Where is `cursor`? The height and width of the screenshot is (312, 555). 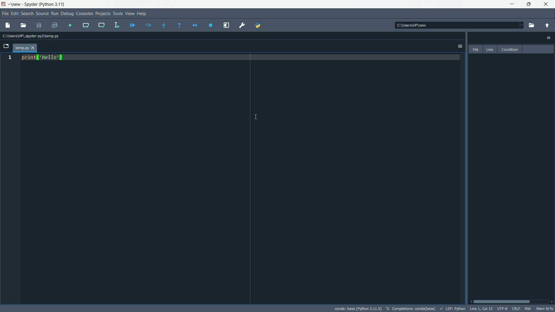
cursor is located at coordinates (257, 117).